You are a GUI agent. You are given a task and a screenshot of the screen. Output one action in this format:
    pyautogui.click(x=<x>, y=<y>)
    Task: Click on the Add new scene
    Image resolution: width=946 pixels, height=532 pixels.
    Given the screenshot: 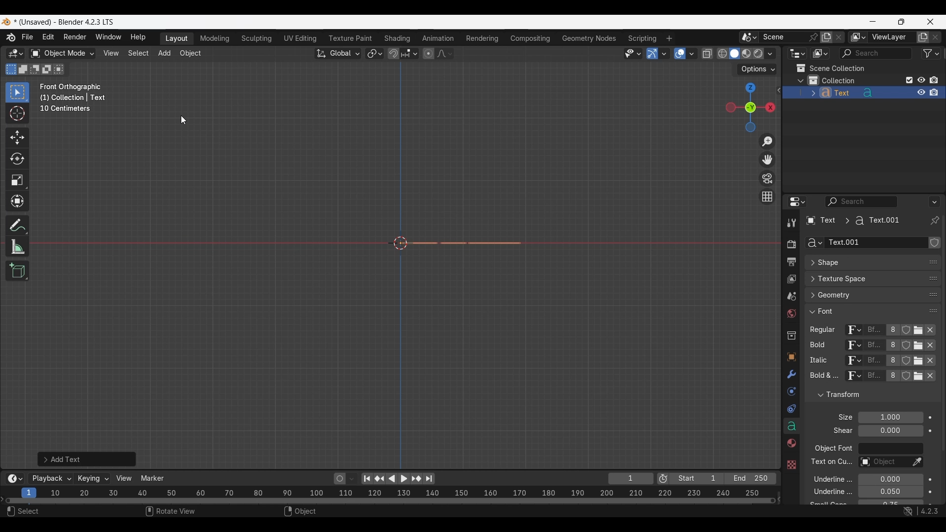 What is the action you would take?
    pyautogui.click(x=826, y=37)
    